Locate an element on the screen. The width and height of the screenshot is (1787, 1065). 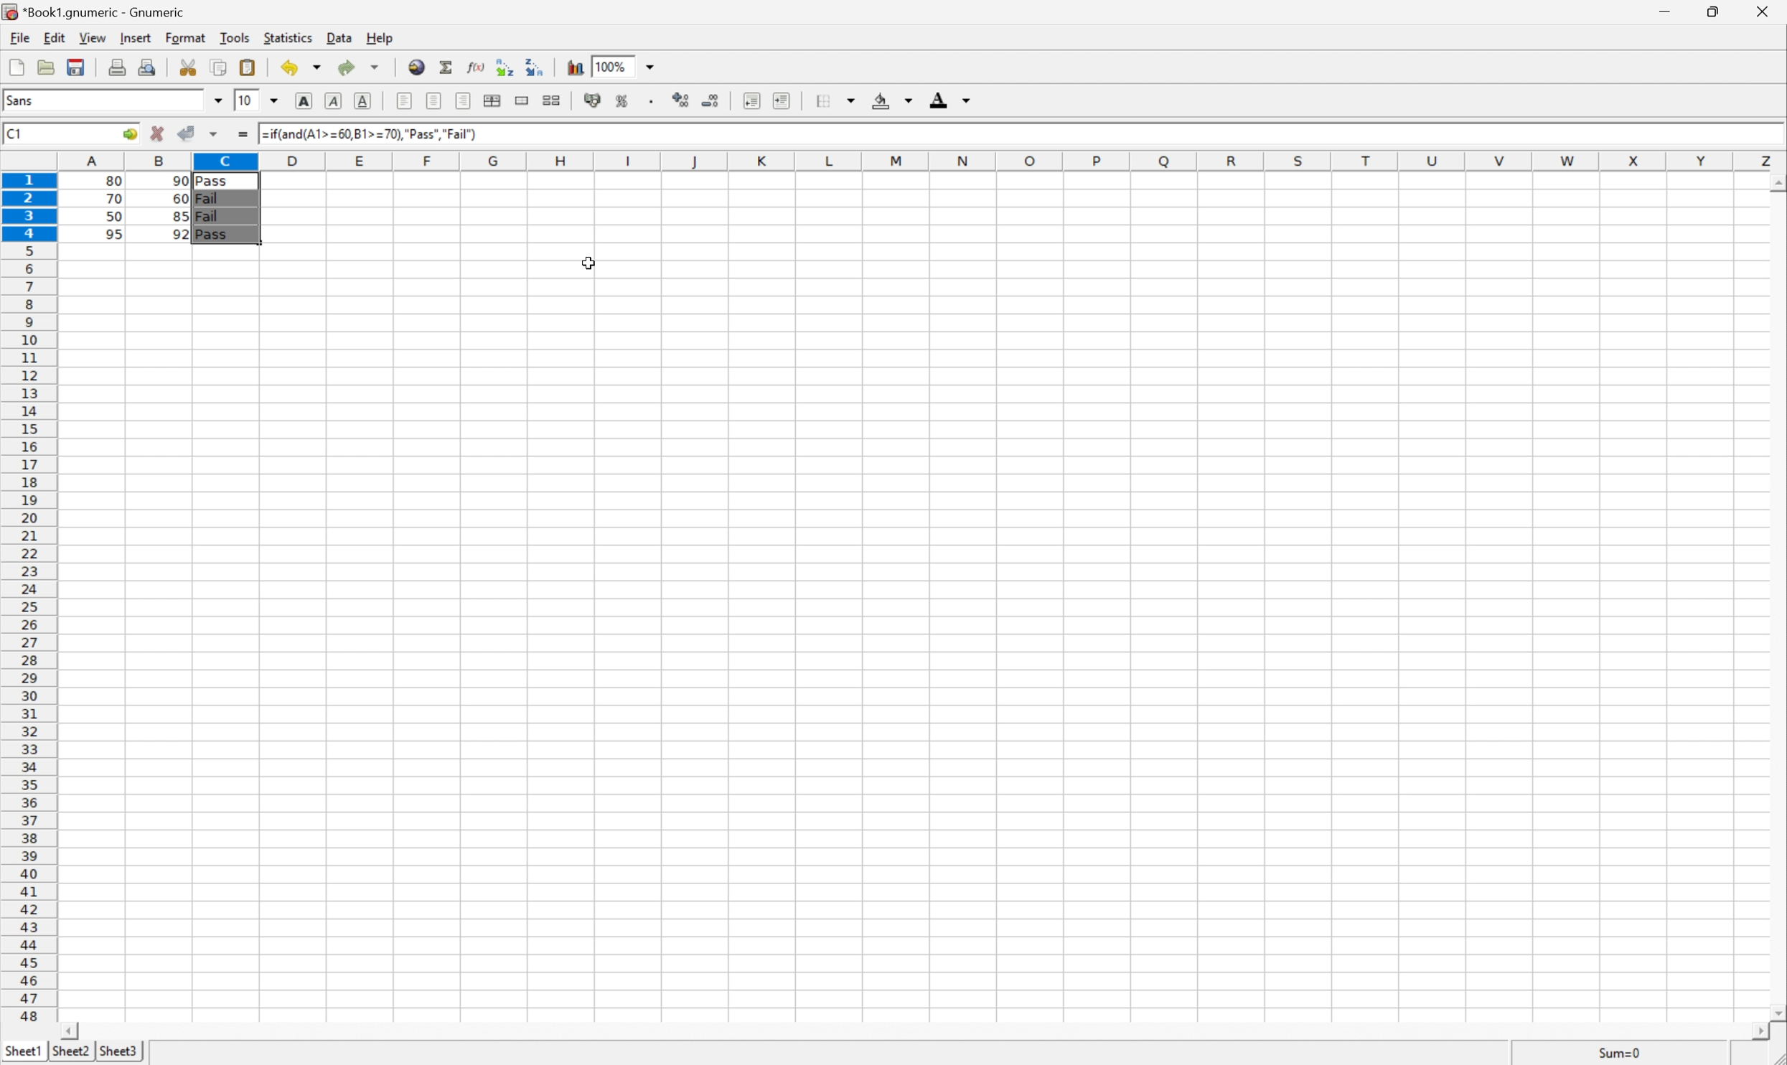
70 is located at coordinates (115, 201).